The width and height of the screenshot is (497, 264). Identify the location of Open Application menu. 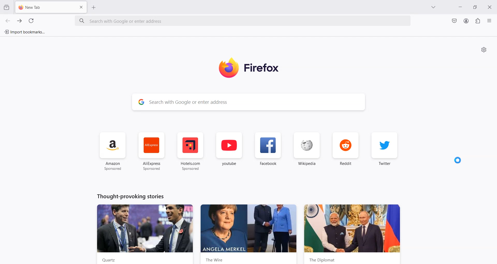
(490, 20).